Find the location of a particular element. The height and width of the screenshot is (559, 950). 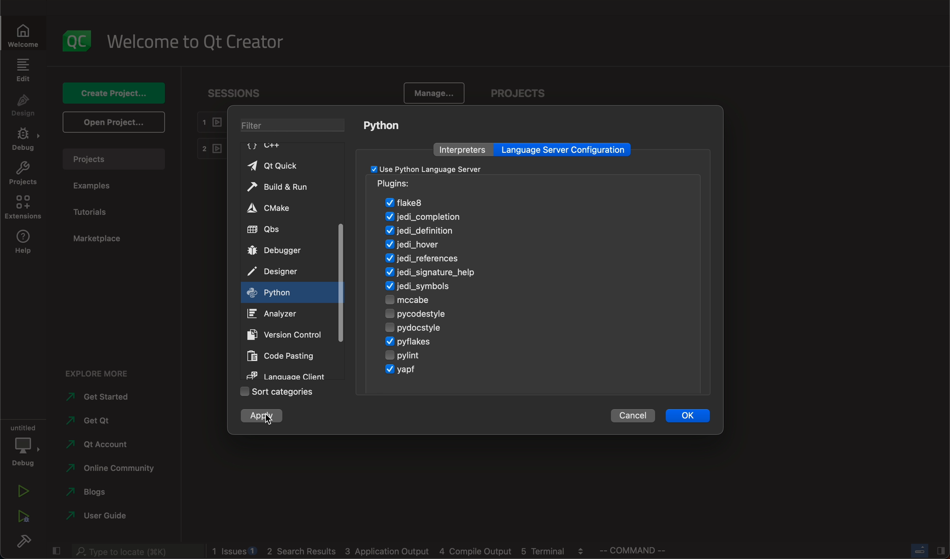

qt is located at coordinates (96, 419).